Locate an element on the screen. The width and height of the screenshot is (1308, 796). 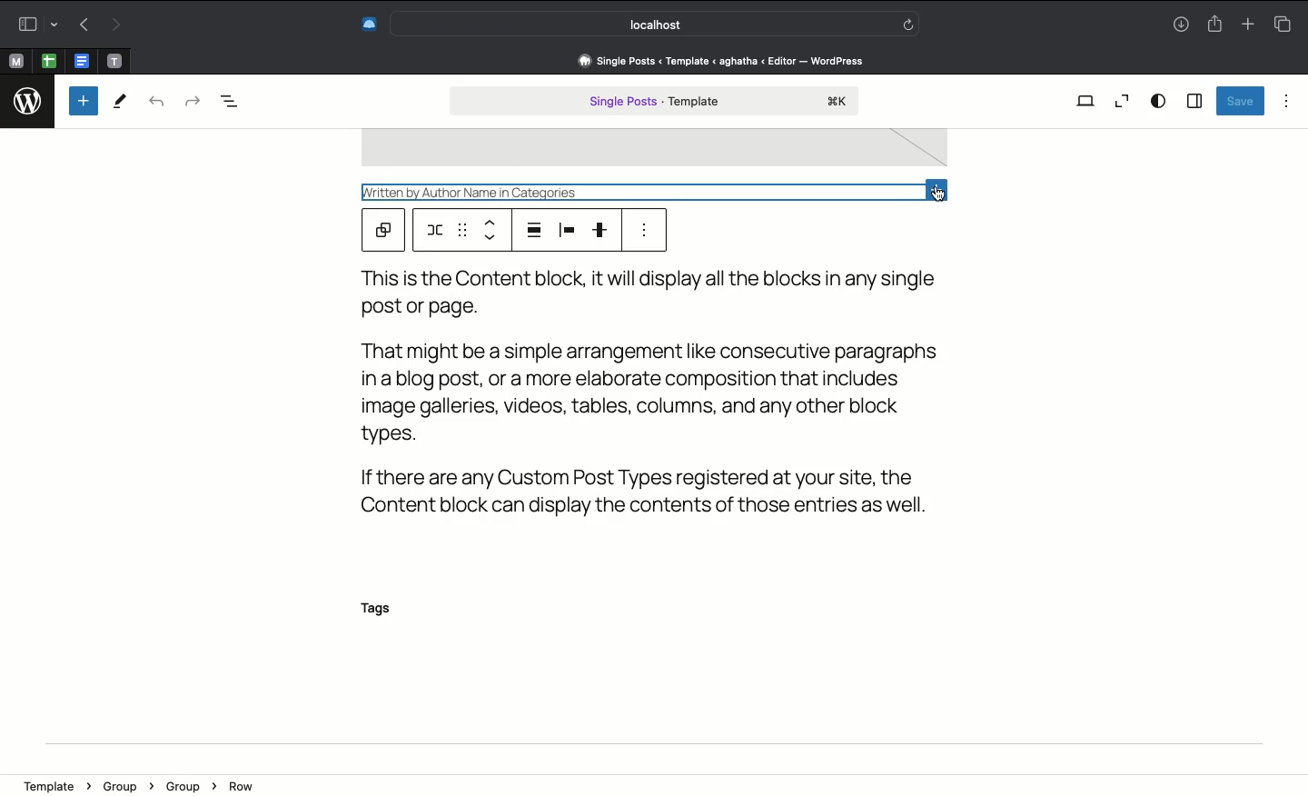
Item justification is located at coordinates (566, 231).